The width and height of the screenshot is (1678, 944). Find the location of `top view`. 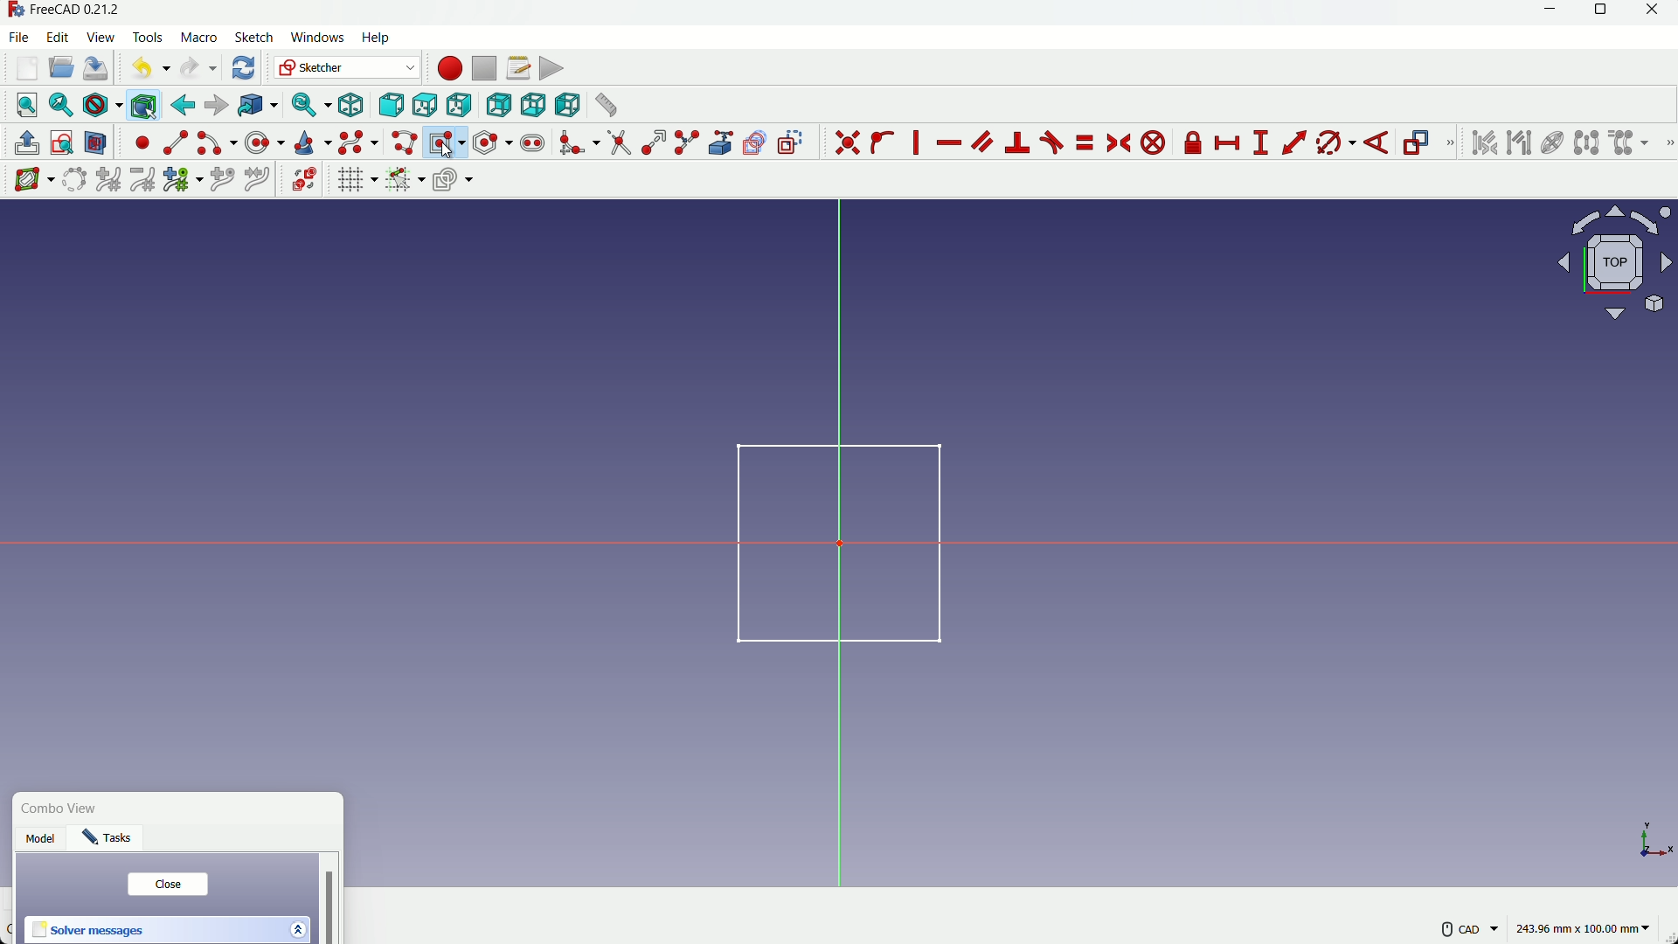

top view is located at coordinates (424, 107).